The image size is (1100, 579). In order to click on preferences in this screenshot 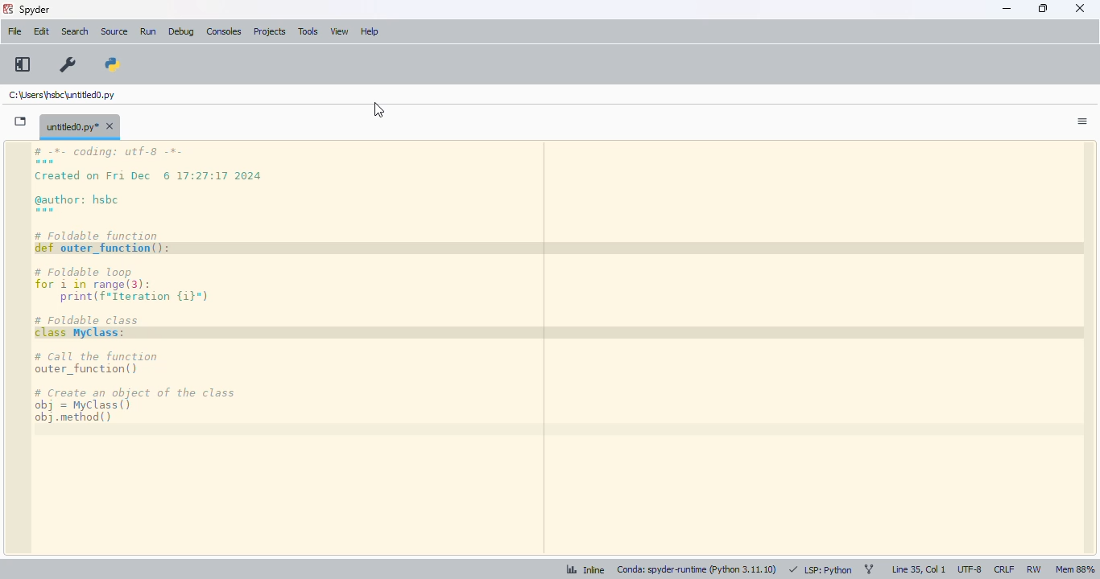, I will do `click(68, 64)`.